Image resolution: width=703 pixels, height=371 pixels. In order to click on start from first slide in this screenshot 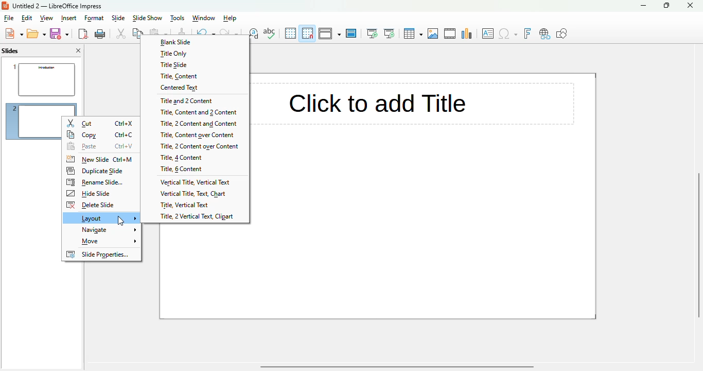, I will do `click(372, 33)`.